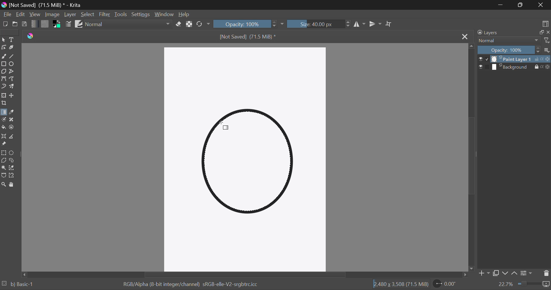 This screenshot has height=290, width=551. I want to click on checkbox, so click(483, 59).